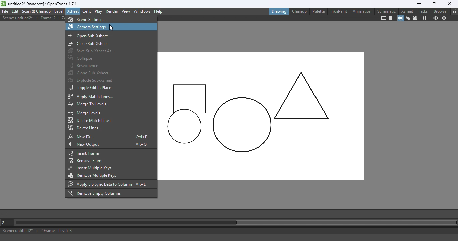 This screenshot has height=241, width=458. Describe the element at coordinates (93, 27) in the screenshot. I see `Camera settings` at that location.